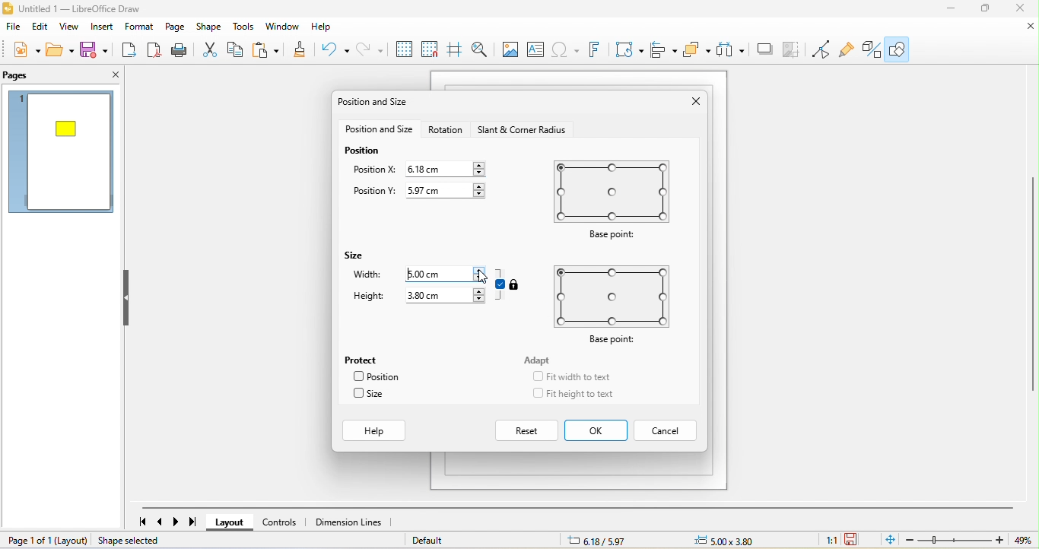 The image size is (1039, 549). What do you see at coordinates (795, 49) in the screenshot?
I see `crop image` at bounding box center [795, 49].